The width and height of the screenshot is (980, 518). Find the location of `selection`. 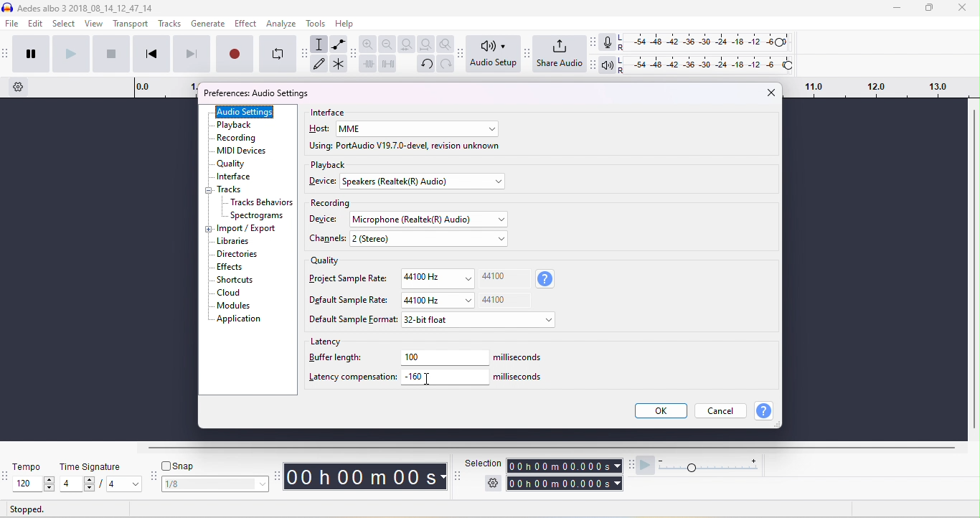

selection is located at coordinates (483, 463).